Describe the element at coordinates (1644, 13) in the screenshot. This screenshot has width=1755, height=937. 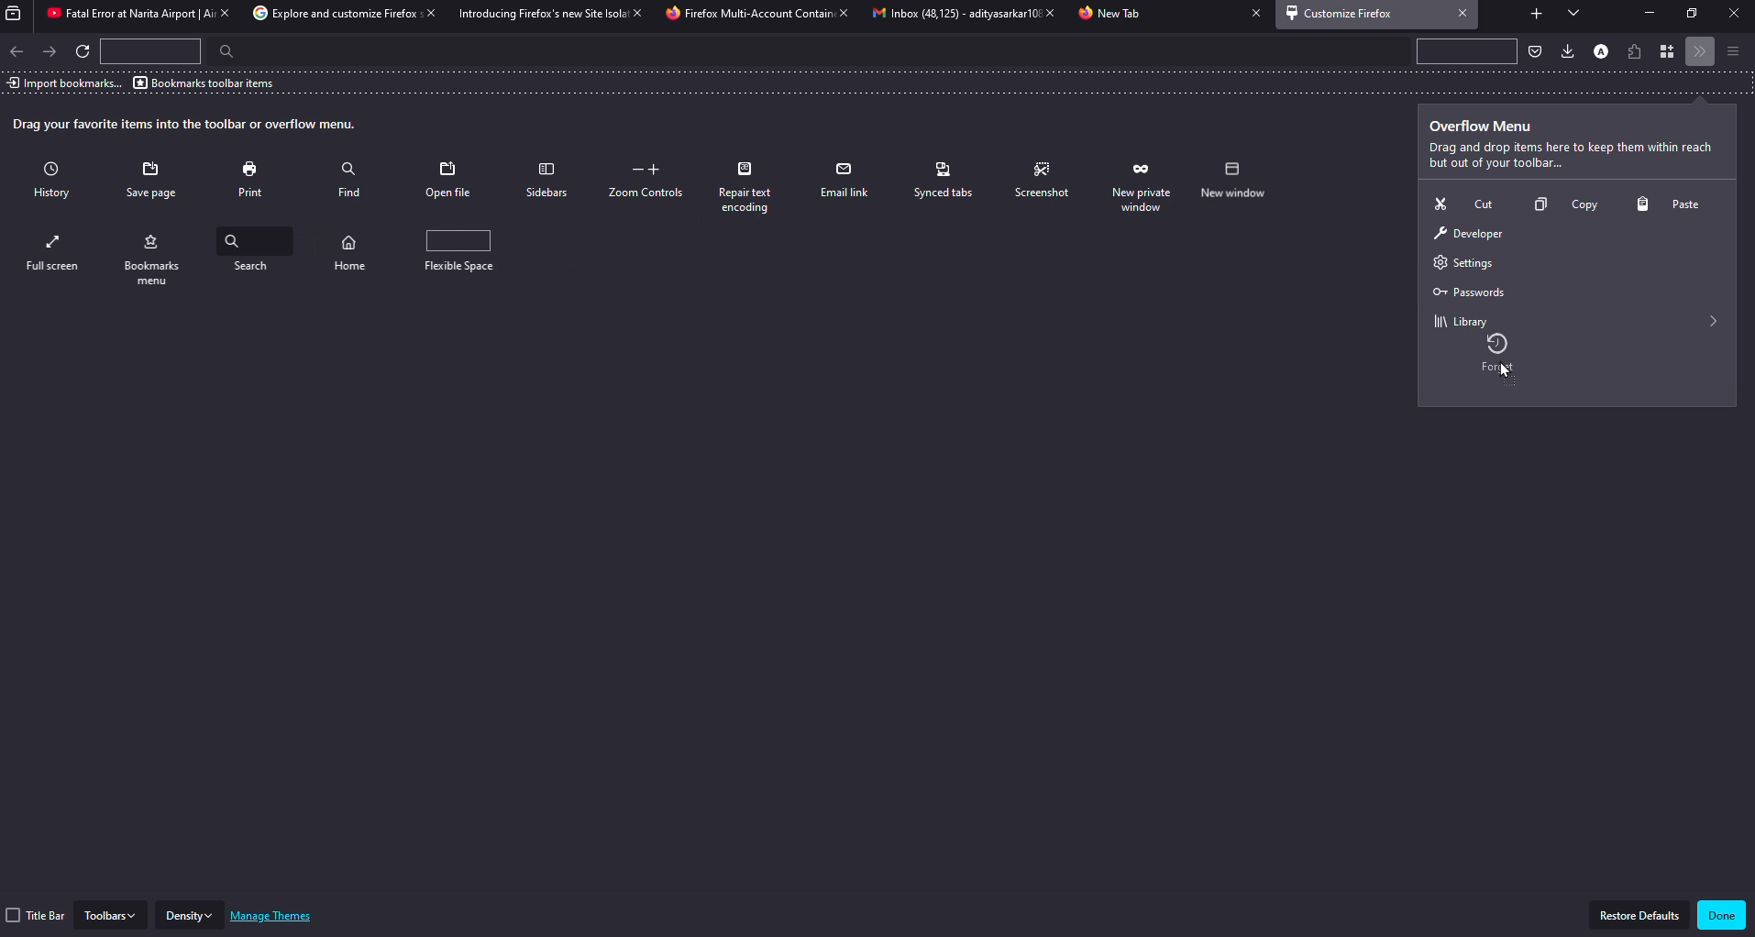
I see `minimize` at that location.